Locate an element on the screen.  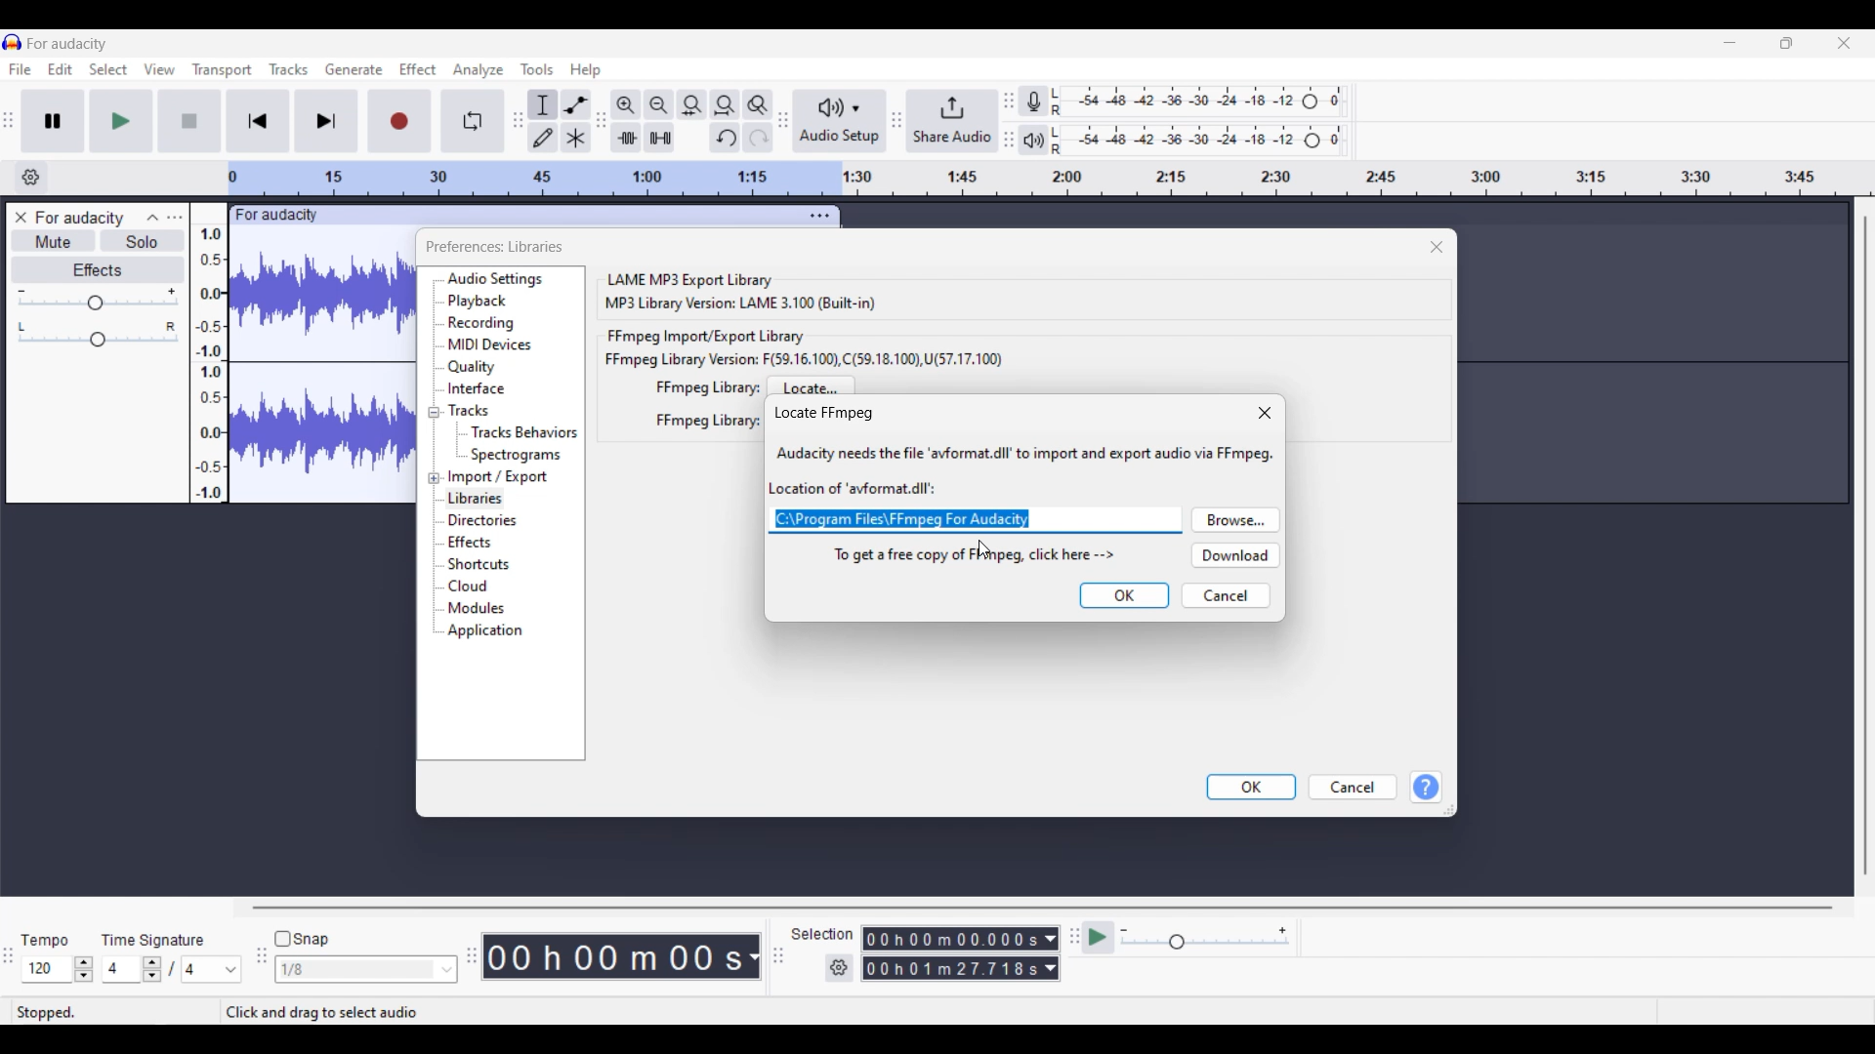
Select menu is located at coordinates (108, 68).